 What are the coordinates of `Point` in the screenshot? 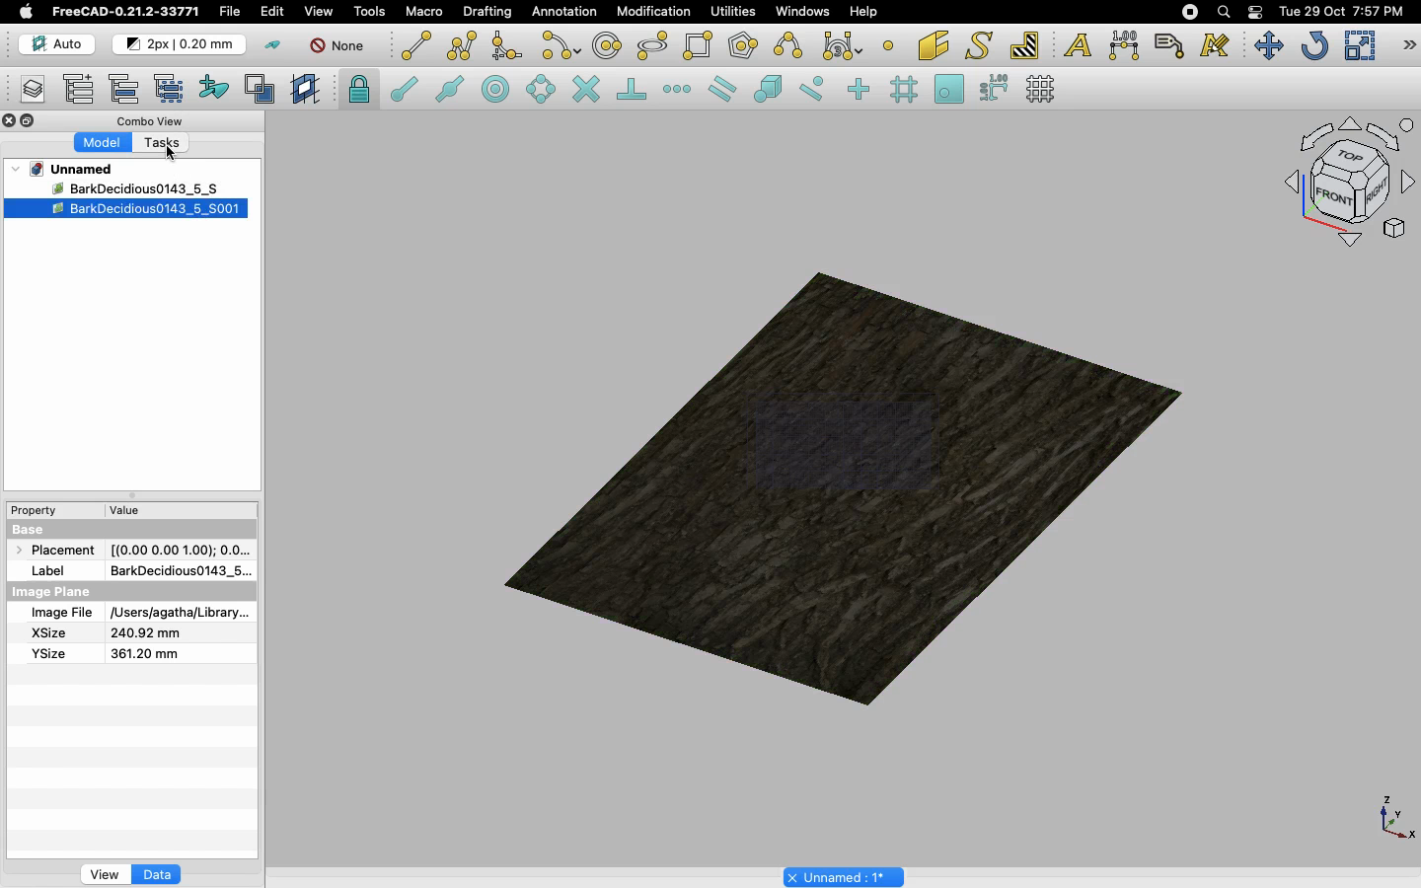 It's located at (888, 43).